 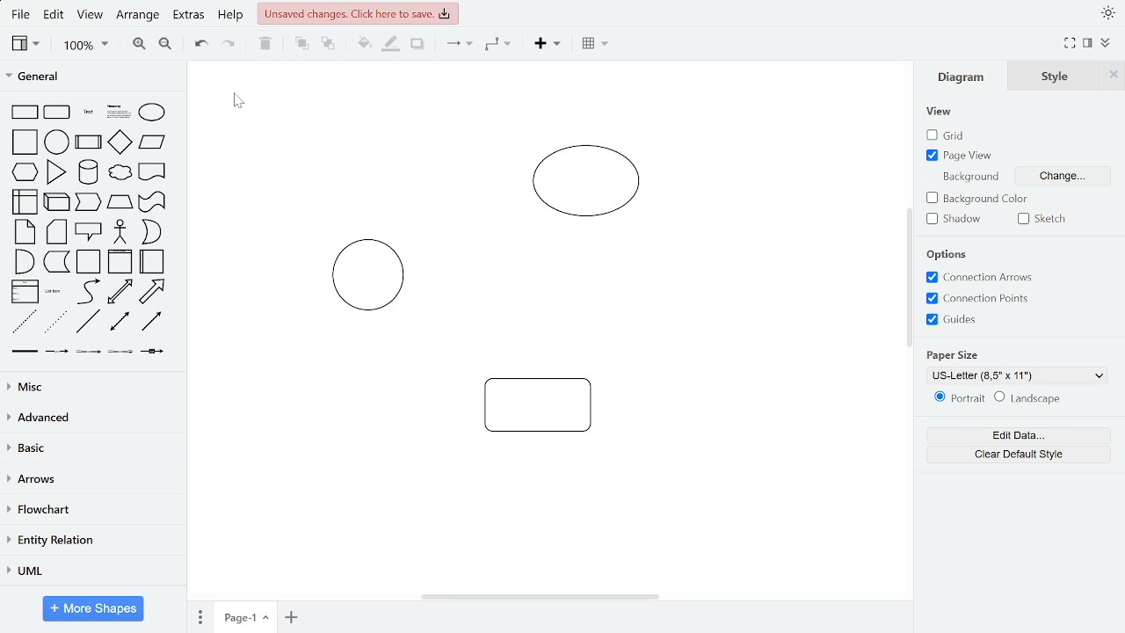 I want to click on waypoints, so click(x=498, y=46).